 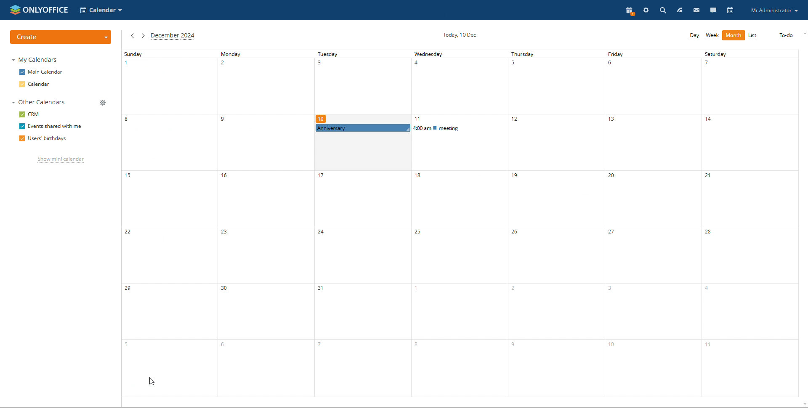 What do you see at coordinates (774, 10) in the screenshot?
I see `profile` at bounding box center [774, 10].